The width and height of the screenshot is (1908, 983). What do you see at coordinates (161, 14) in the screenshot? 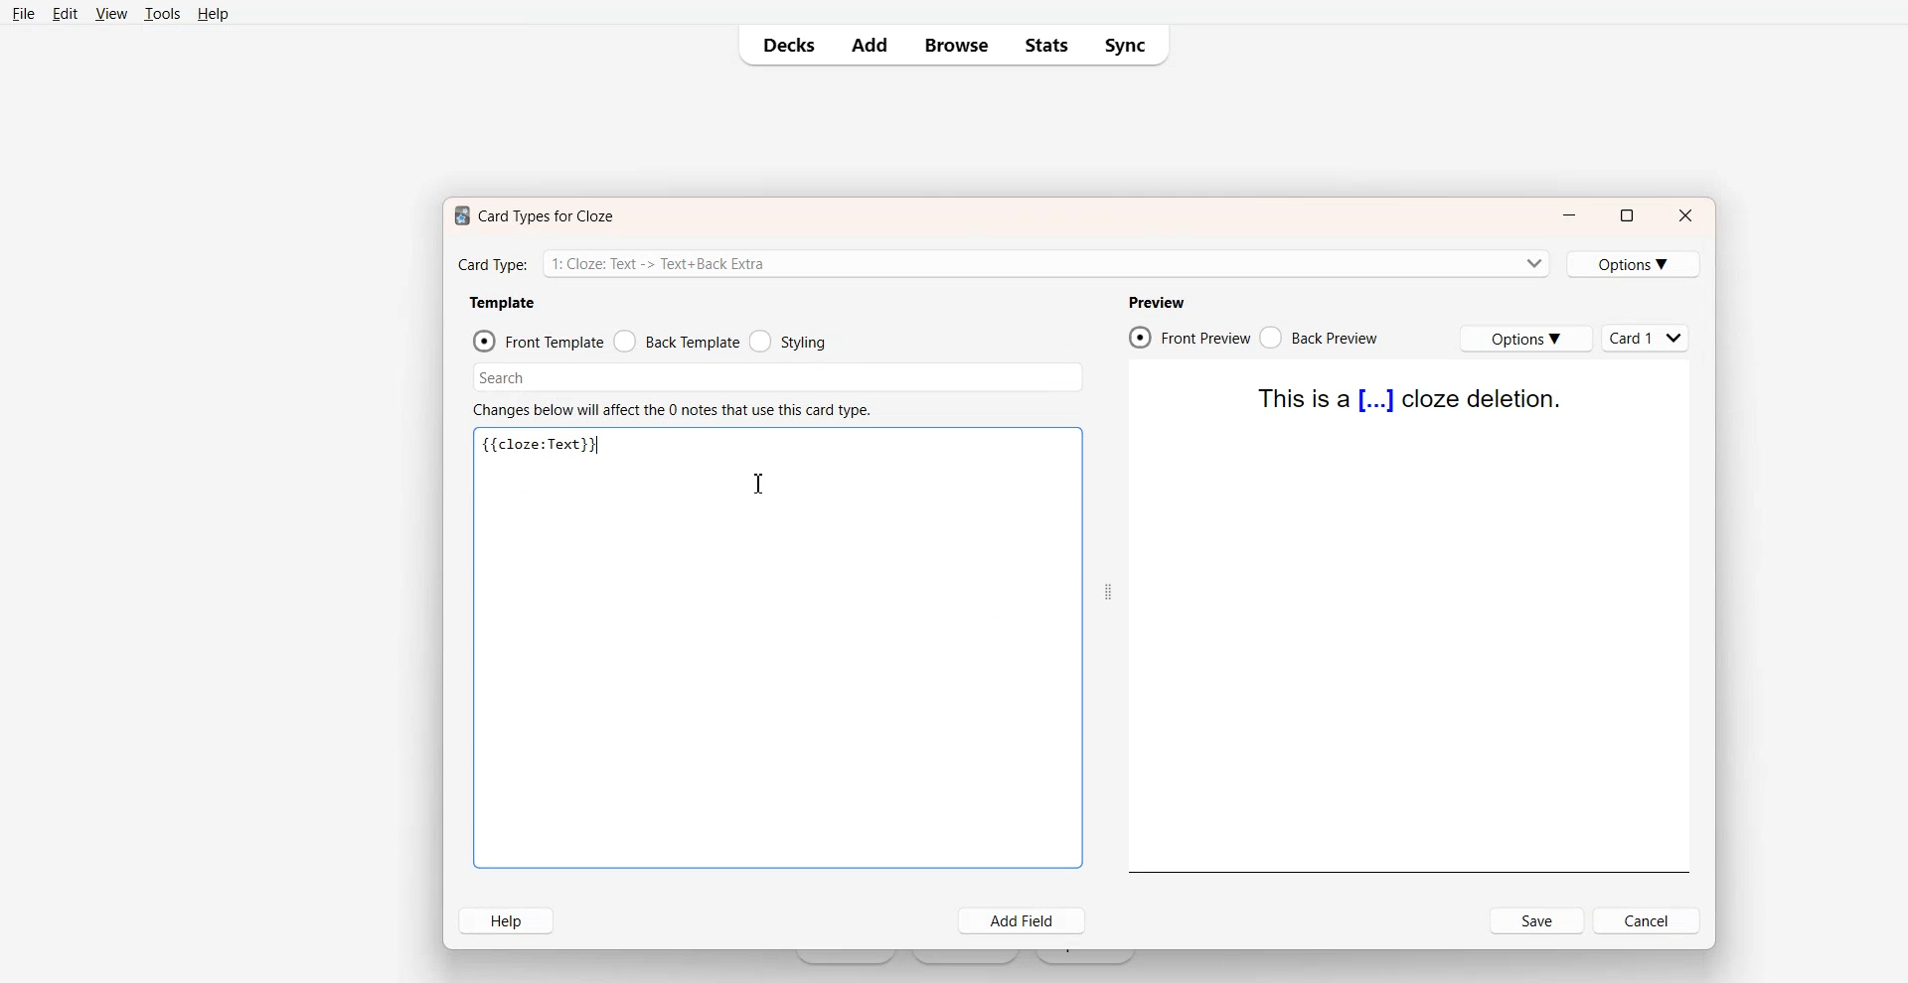
I see `Tools` at bounding box center [161, 14].